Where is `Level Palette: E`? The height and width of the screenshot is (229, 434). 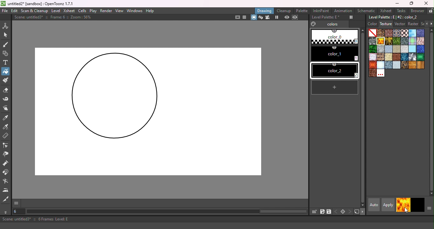 Level Palette: E is located at coordinates (324, 17).